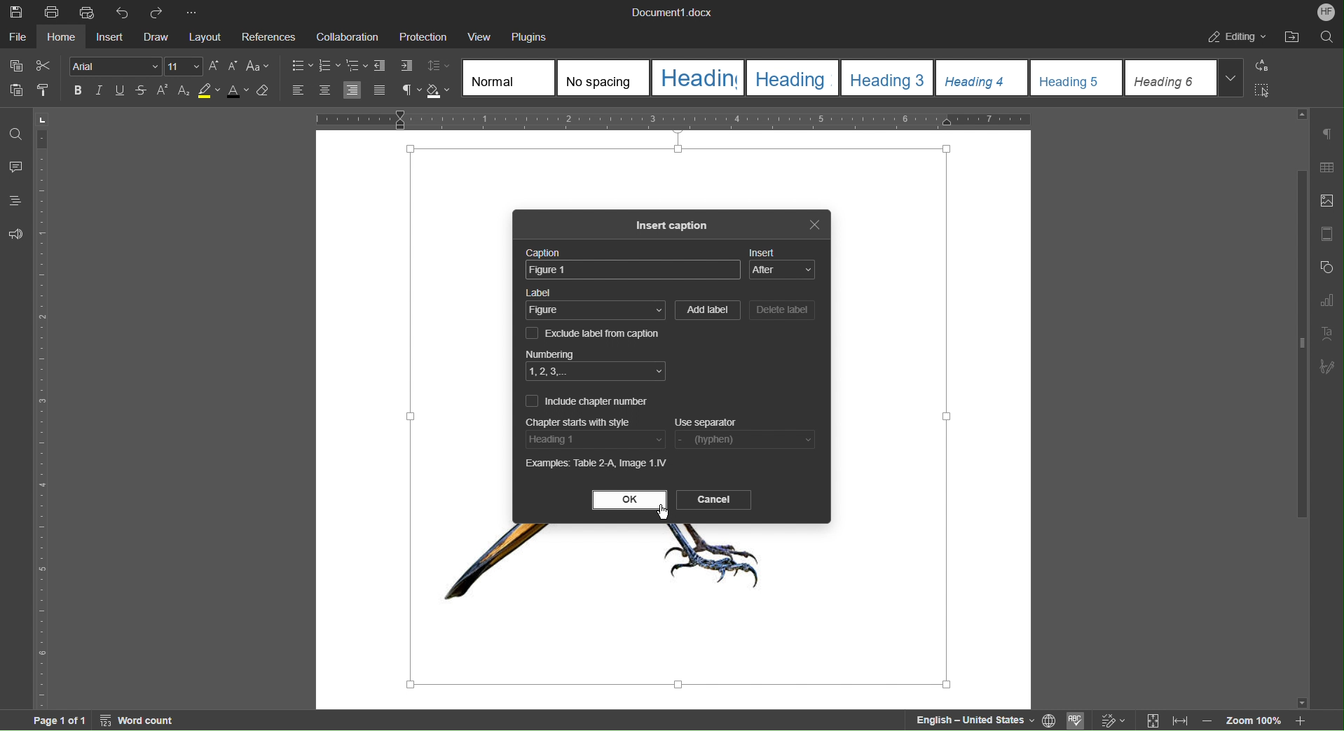  What do you see at coordinates (632, 270) in the screenshot?
I see `Figure 1` at bounding box center [632, 270].